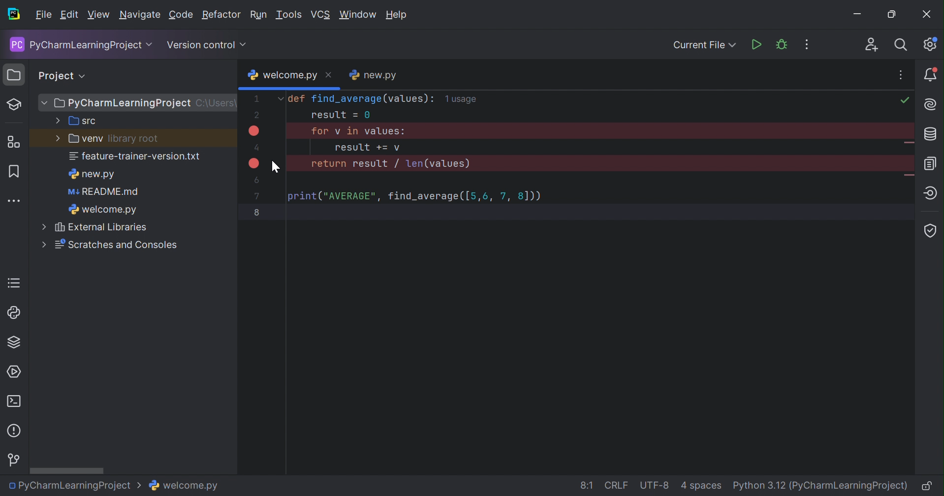  I want to click on 2, so click(256, 117).